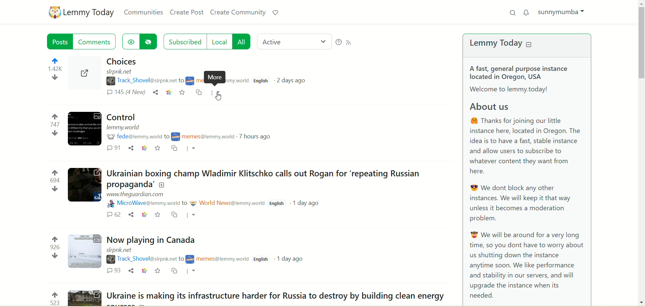 This screenshot has width=645, height=307. What do you see at coordinates (85, 252) in the screenshot?
I see `Expand the post with image details` at bounding box center [85, 252].